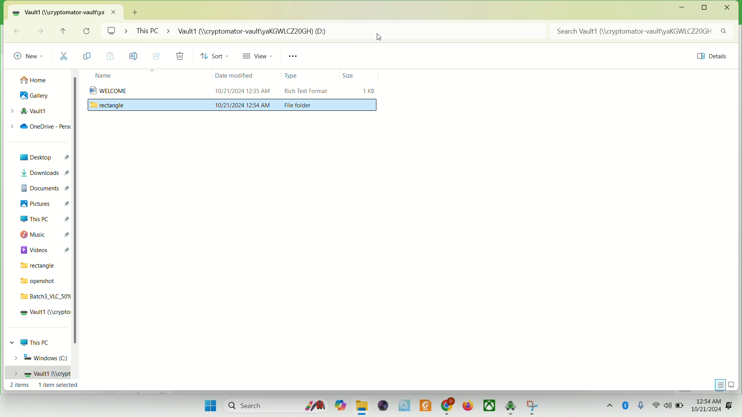 This screenshot has height=417, width=742. Describe the element at coordinates (43, 296) in the screenshot. I see `batch3` at that location.